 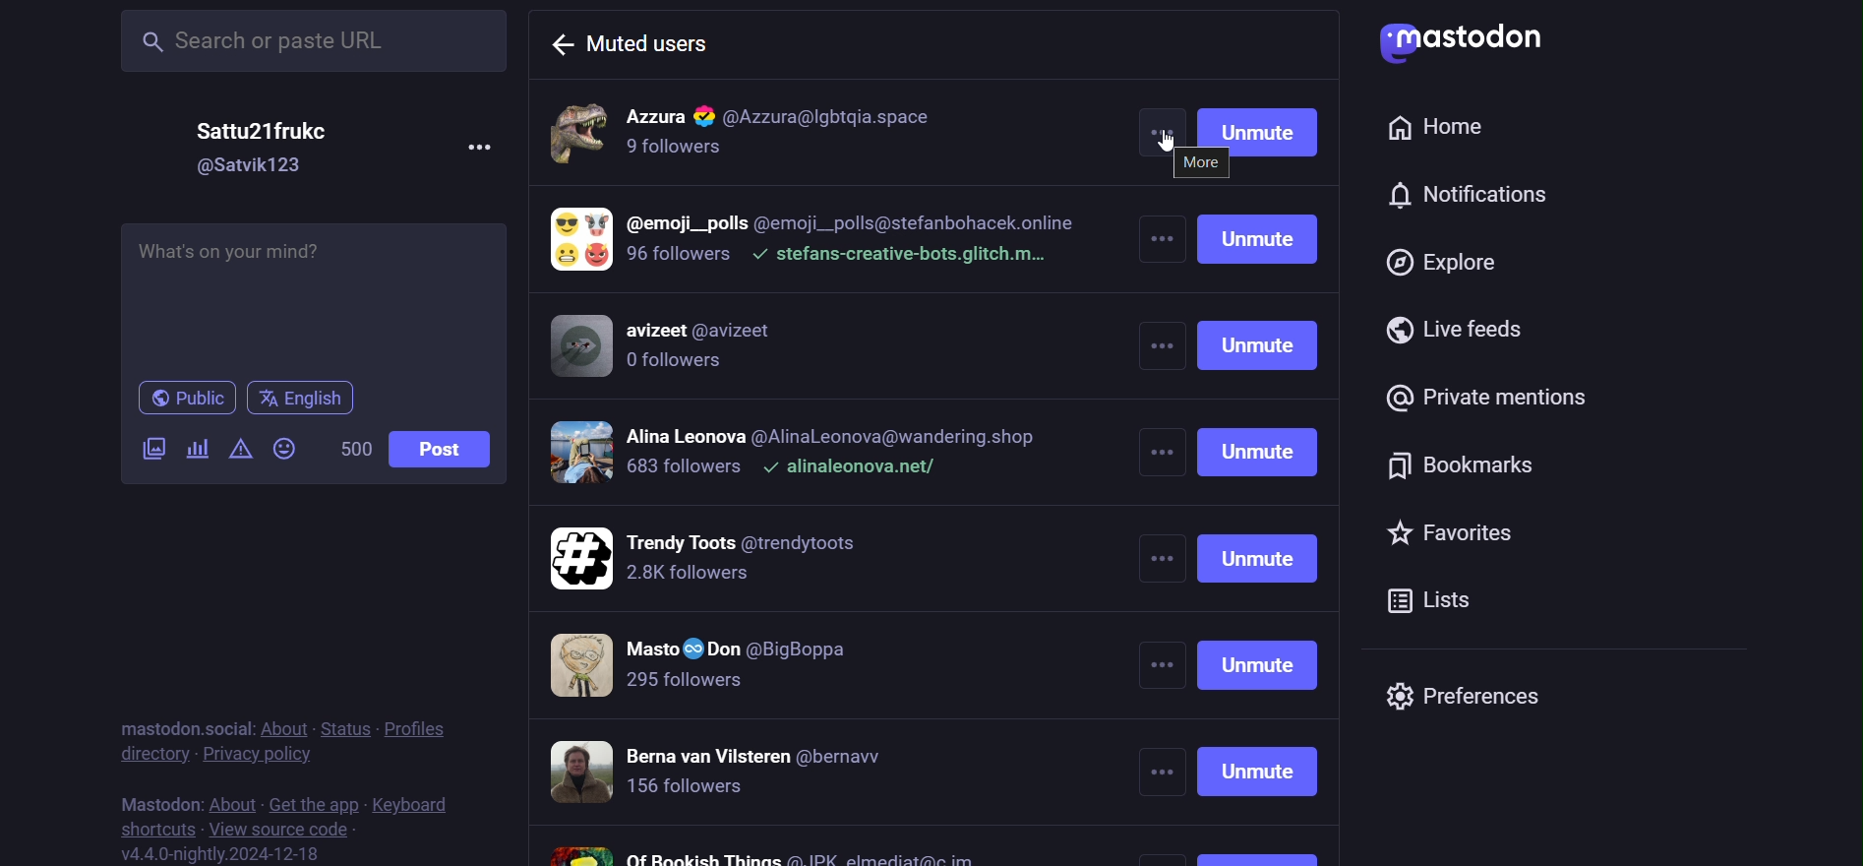 What do you see at coordinates (259, 129) in the screenshot?
I see `name` at bounding box center [259, 129].